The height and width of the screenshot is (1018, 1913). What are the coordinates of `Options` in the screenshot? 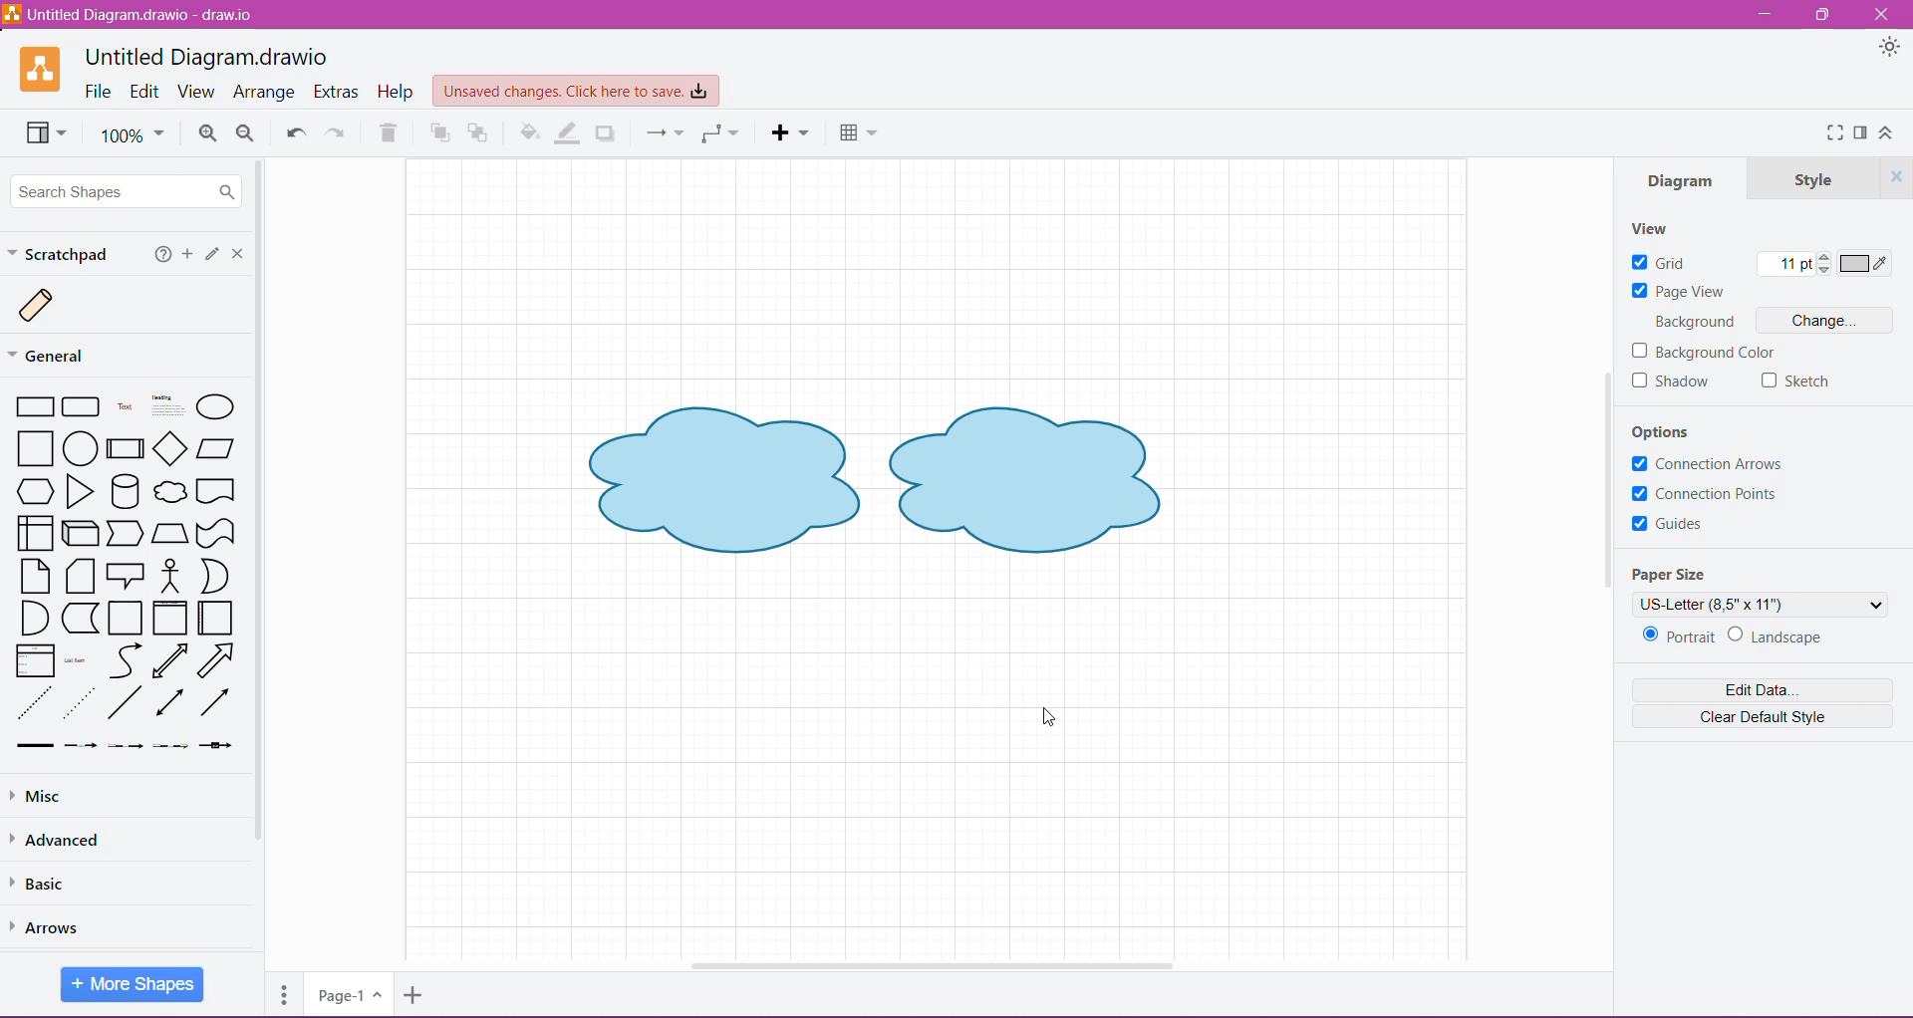 It's located at (1675, 429).